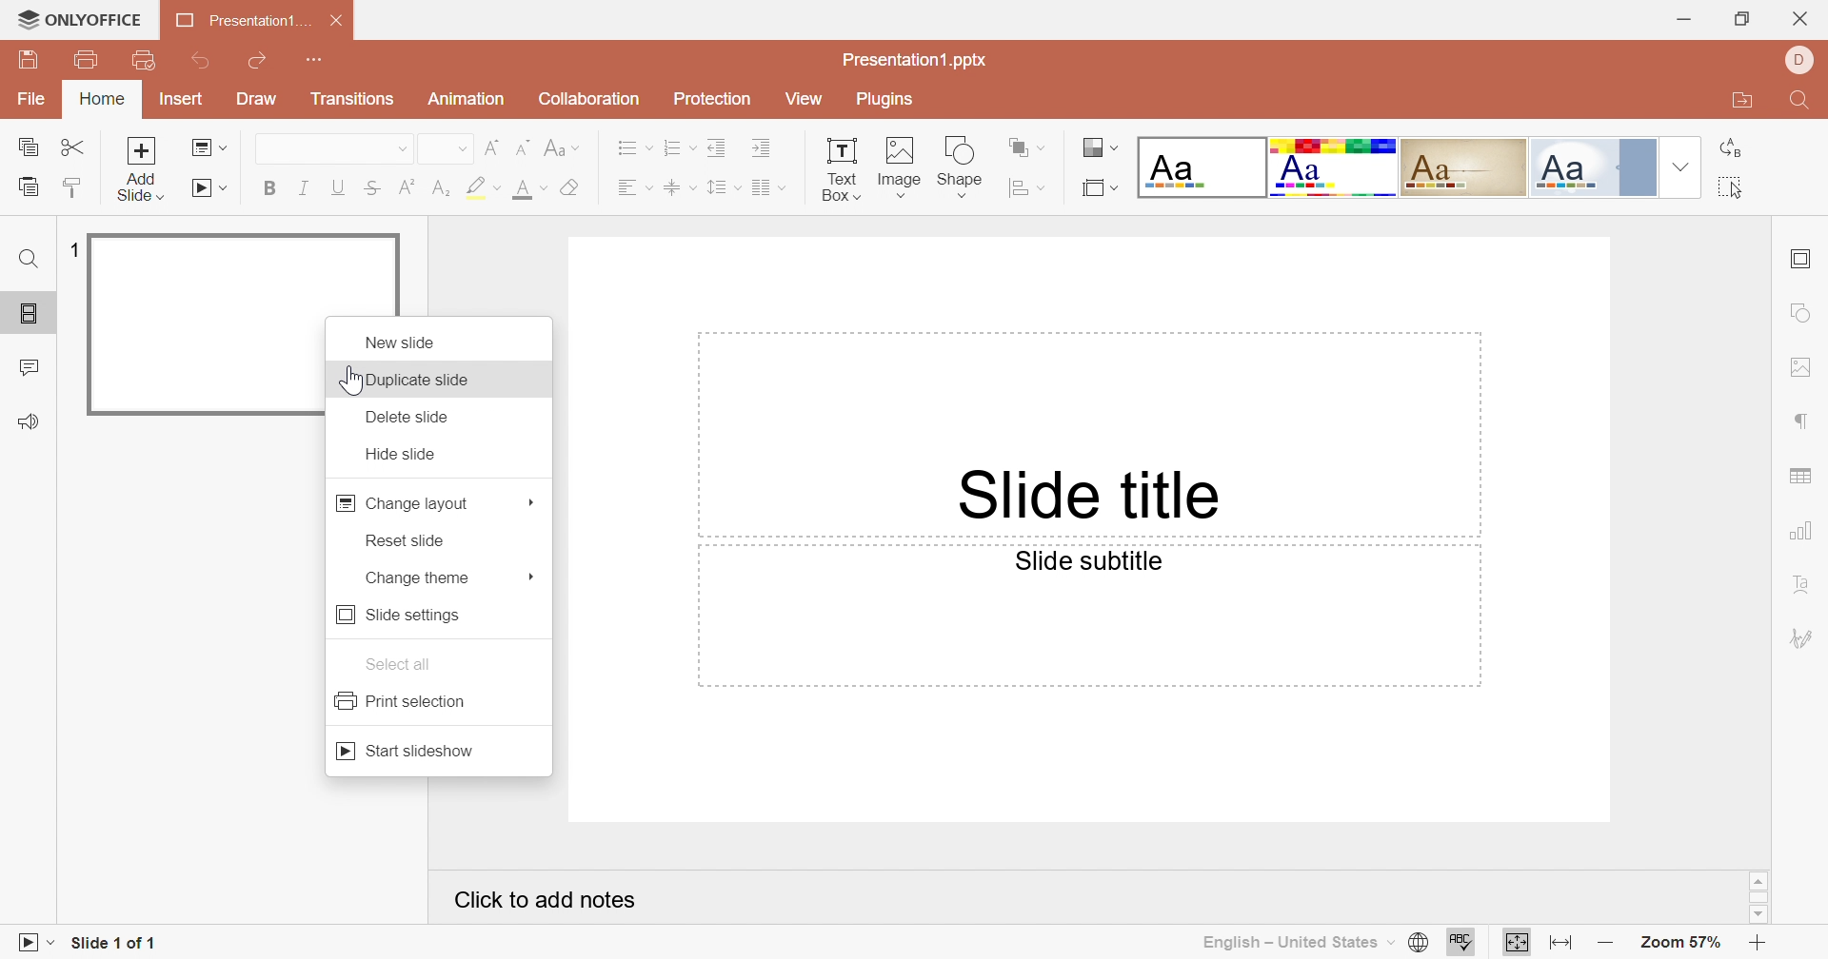 Image resolution: width=1828 pixels, height=959 pixels. I want to click on Select slide size, so click(1092, 187).